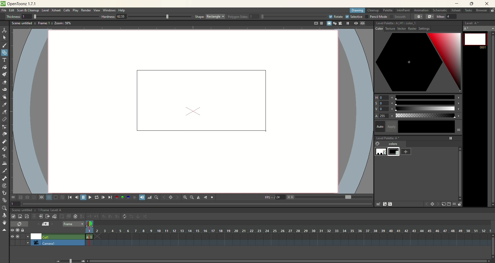 The height and width of the screenshot is (263, 495). I want to click on collapse toolbar, so click(4, 230).